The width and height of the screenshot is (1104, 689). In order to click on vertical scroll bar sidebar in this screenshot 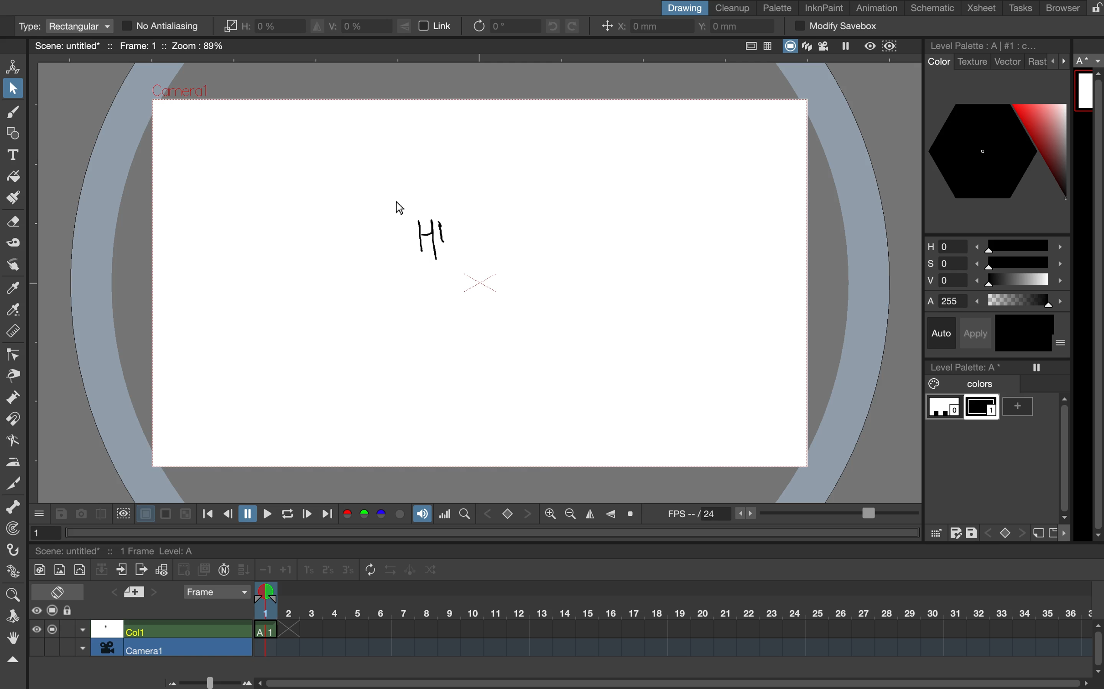, I will do `click(1063, 454)`.